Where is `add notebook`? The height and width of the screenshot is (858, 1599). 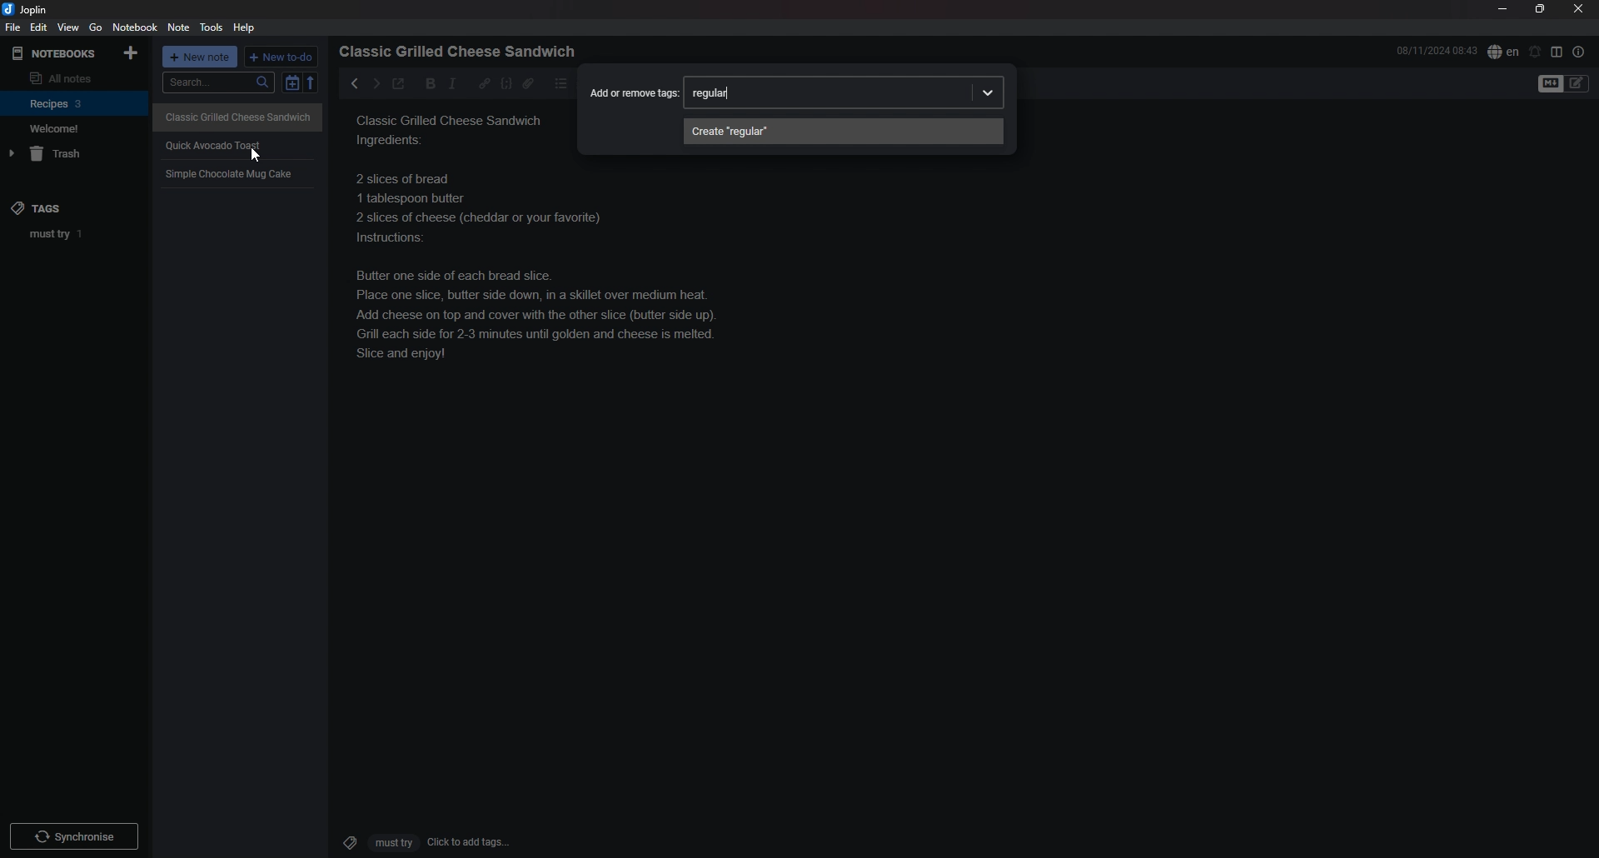 add notebook is located at coordinates (132, 52).